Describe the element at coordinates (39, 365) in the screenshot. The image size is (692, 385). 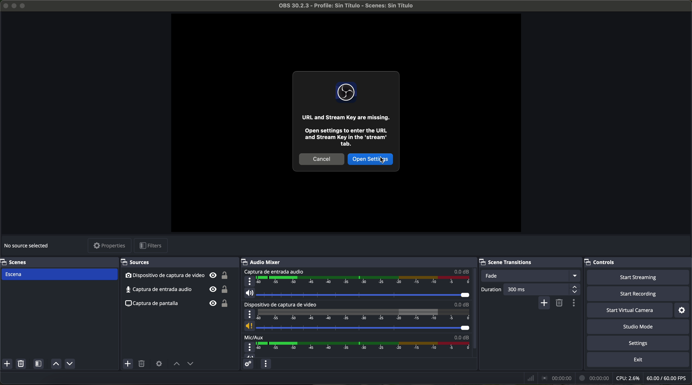
I see `open scene filters` at that location.